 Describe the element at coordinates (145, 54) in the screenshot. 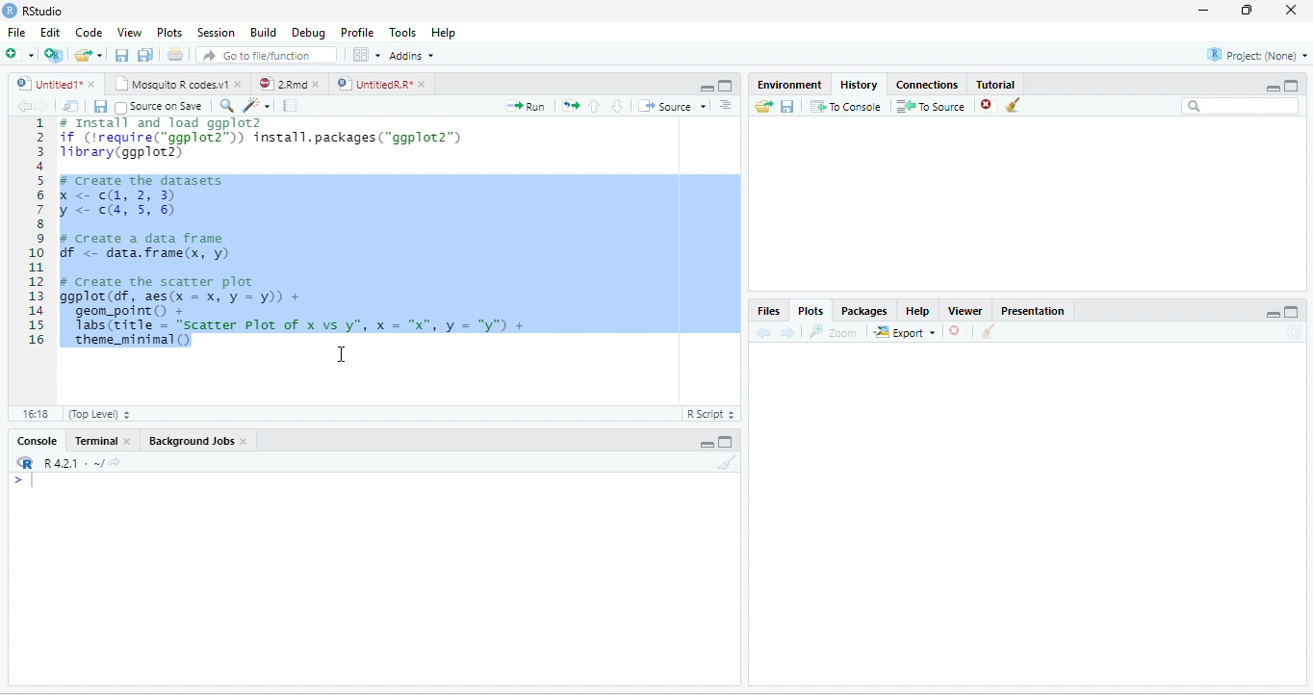

I see `Save all open documents` at that location.